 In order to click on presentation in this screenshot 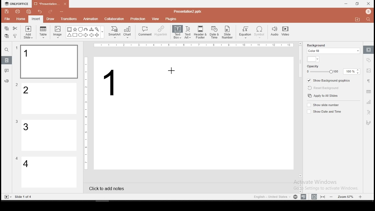, I will do `click(50, 4)`.